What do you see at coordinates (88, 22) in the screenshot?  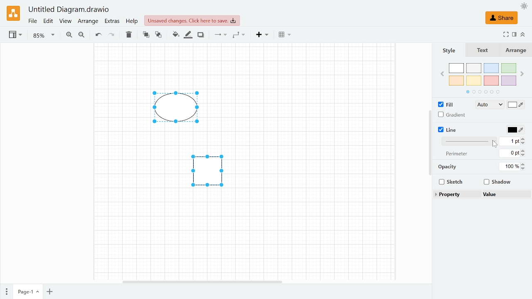 I see `Arrange` at bounding box center [88, 22].